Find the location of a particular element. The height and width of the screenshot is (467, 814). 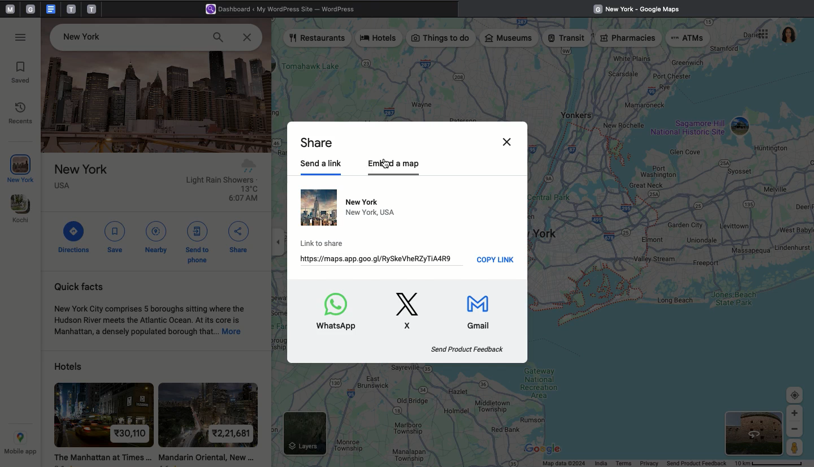

Zoom In is located at coordinates (795, 413).